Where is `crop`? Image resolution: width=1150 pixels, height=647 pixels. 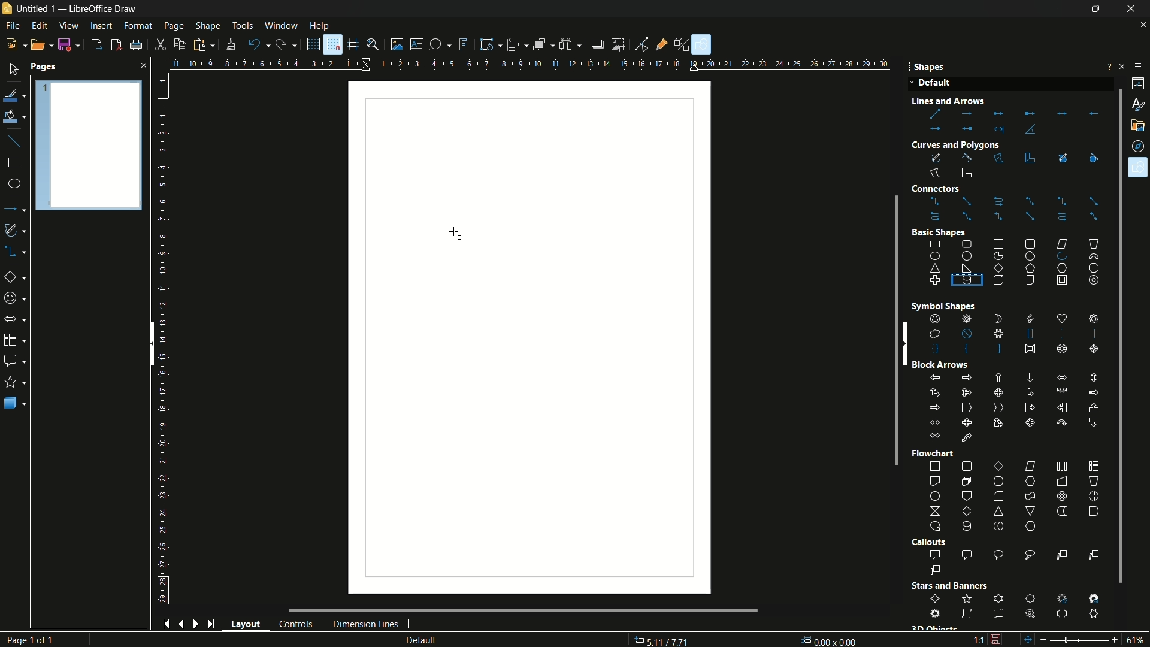 crop is located at coordinates (617, 44).